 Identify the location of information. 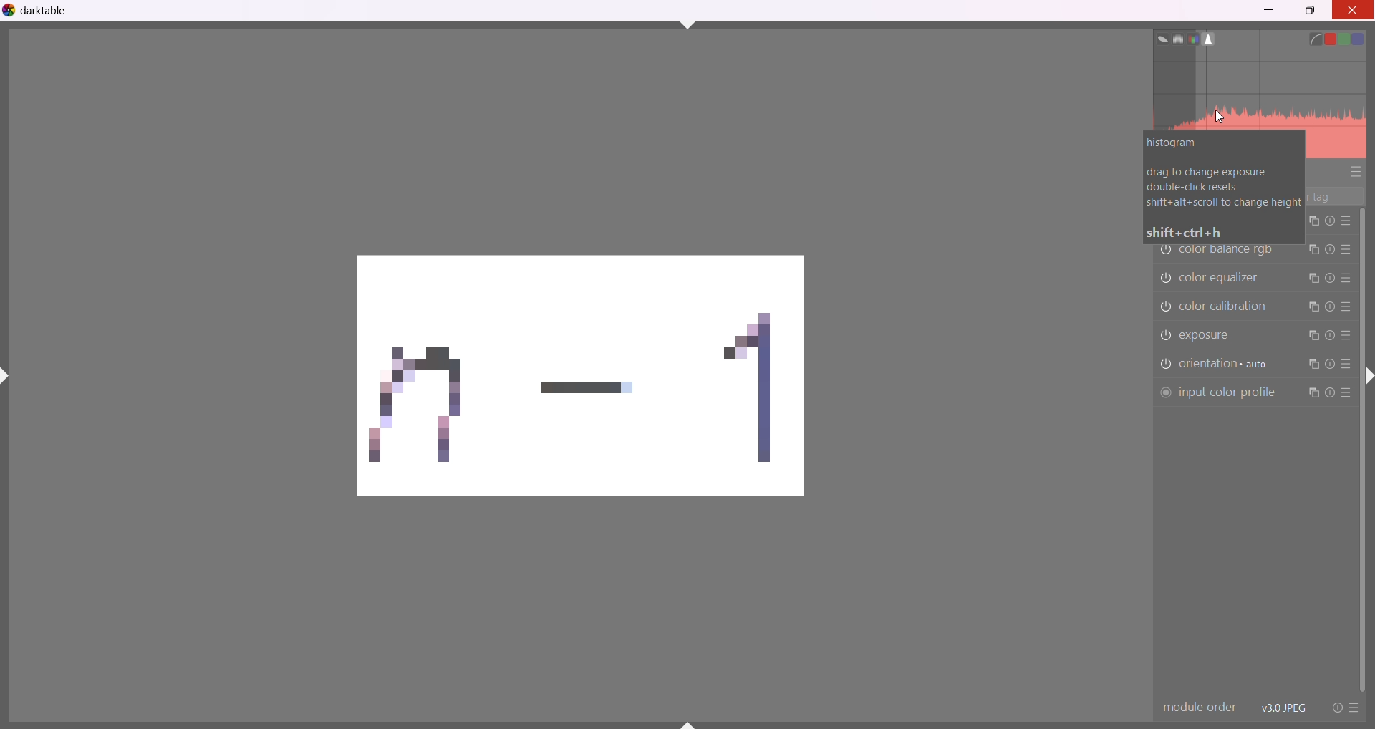
(1223, 188).